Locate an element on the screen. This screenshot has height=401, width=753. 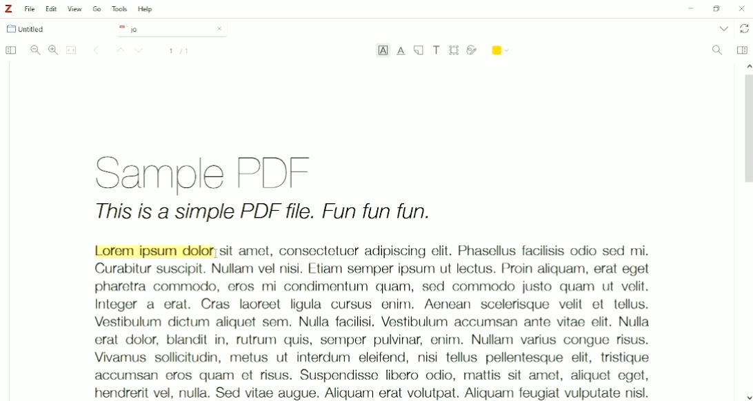
Down is located at coordinates (748, 396).